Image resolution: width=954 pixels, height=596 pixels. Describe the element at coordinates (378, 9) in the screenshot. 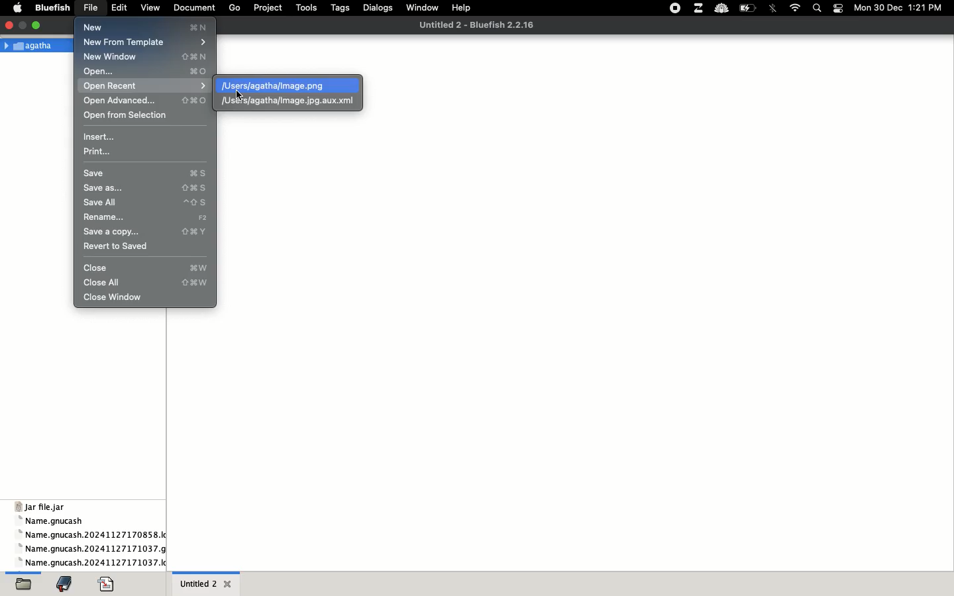

I see `dialogs` at that location.